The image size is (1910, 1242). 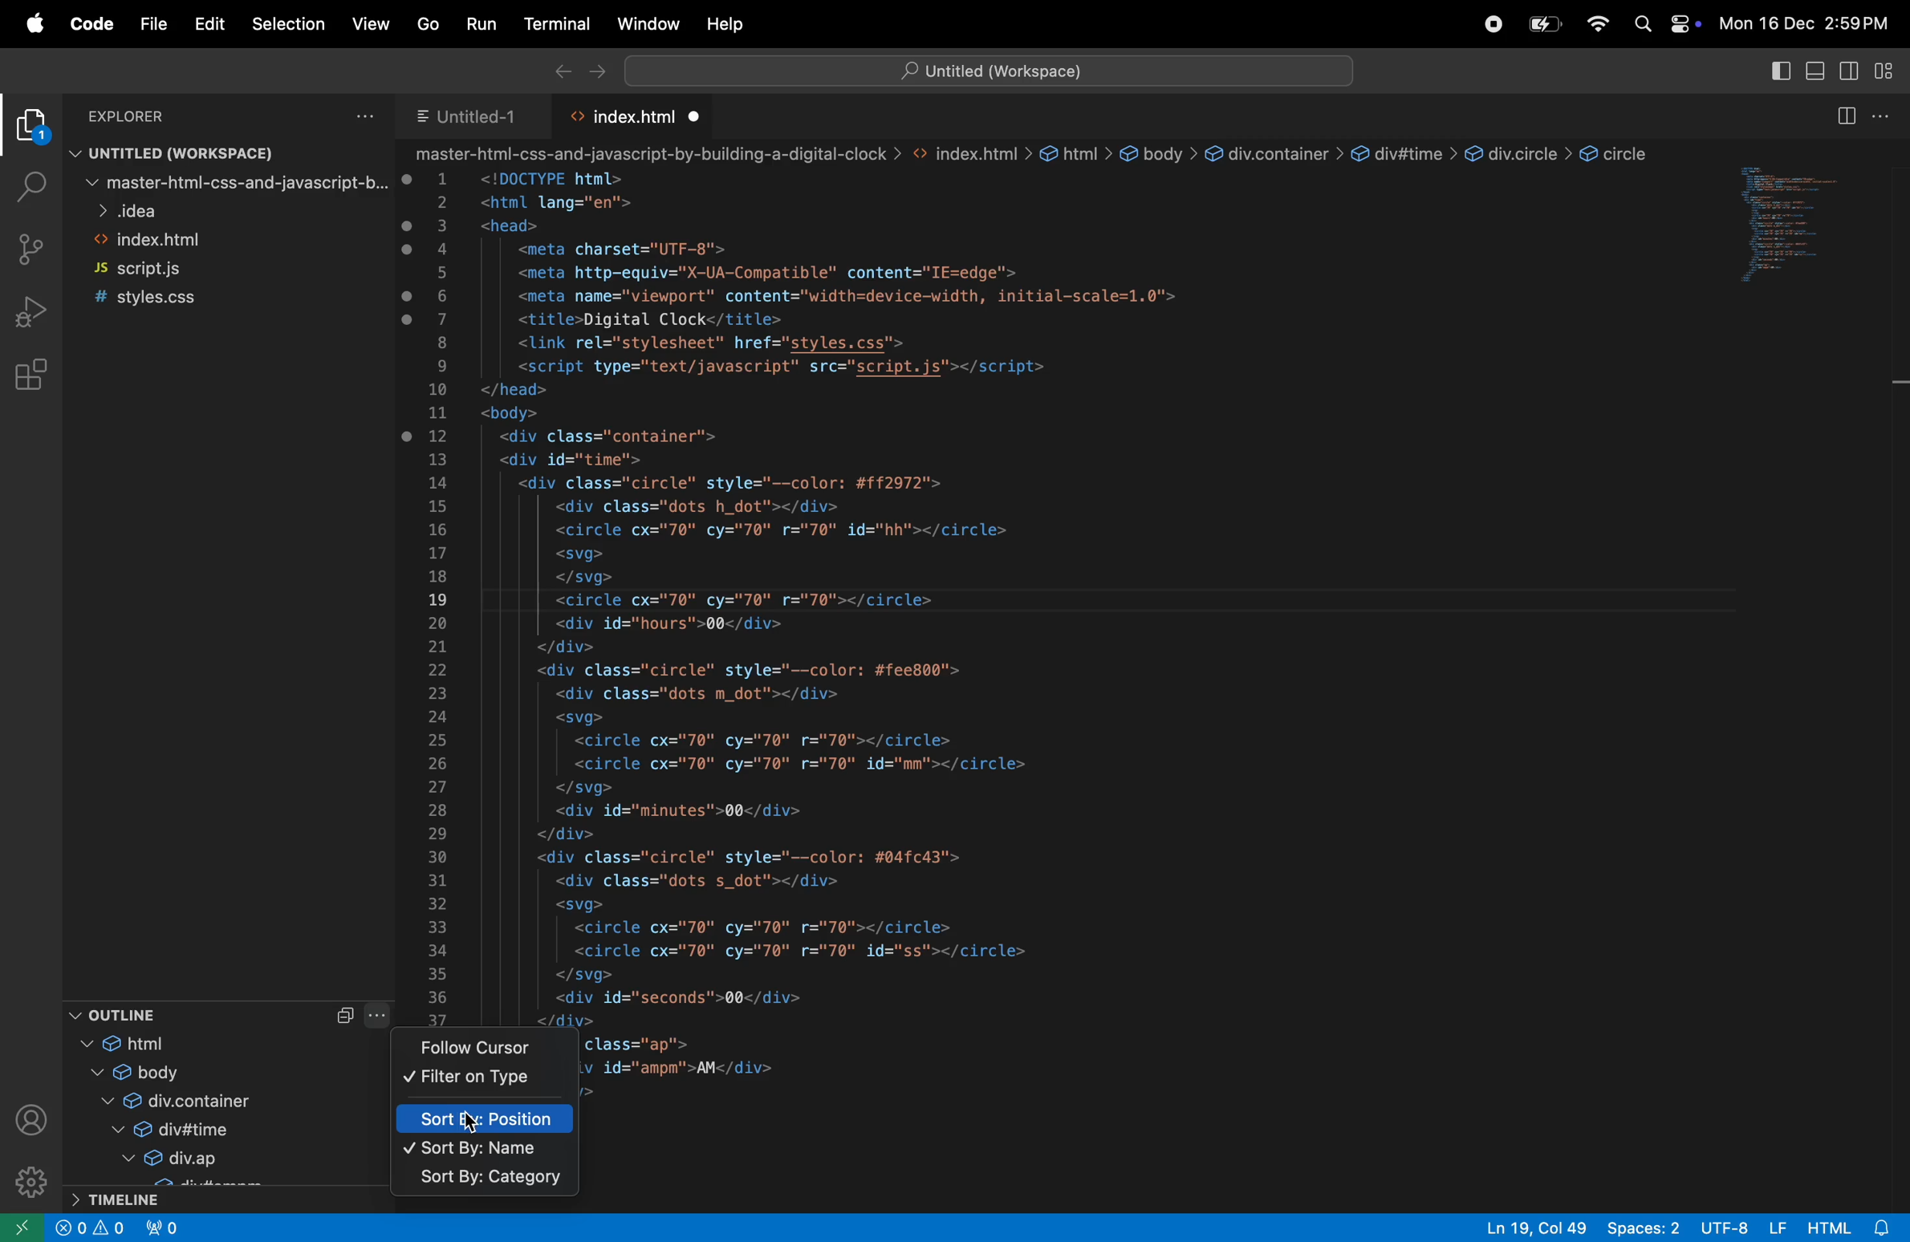 I want to click on div time, so click(x=201, y=1133).